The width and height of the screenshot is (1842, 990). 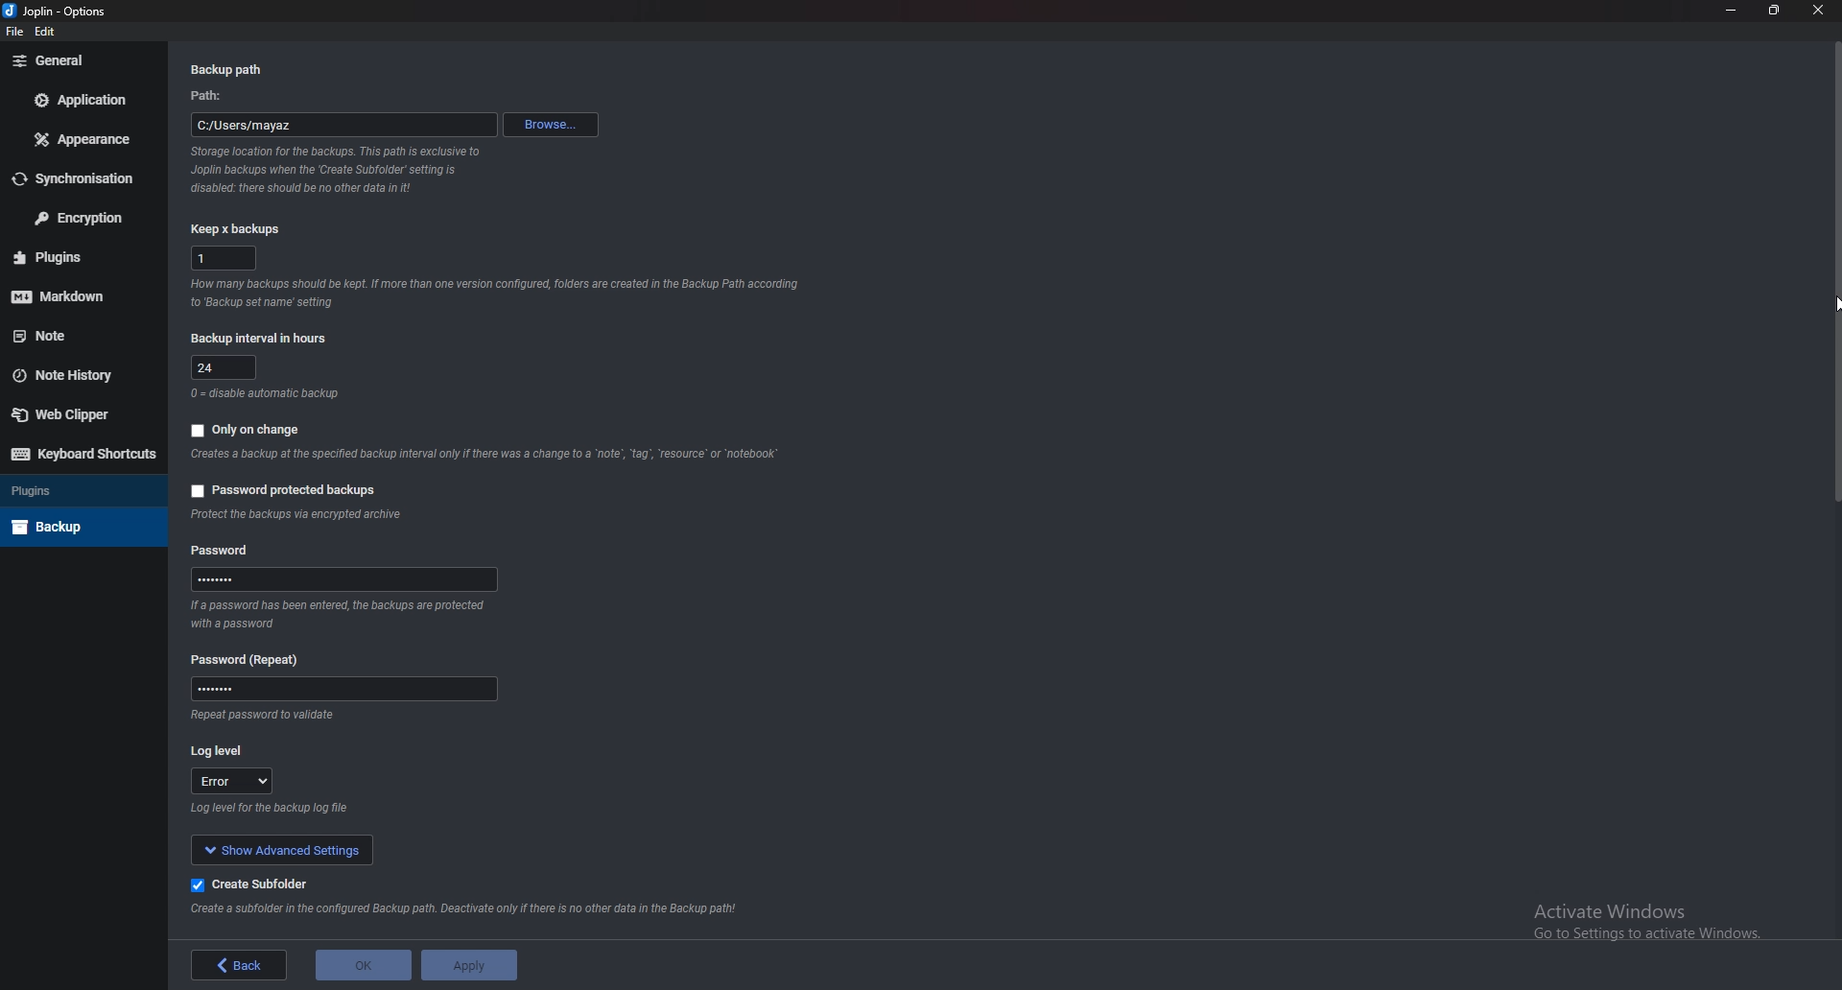 I want to click on path, so click(x=212, y=96).